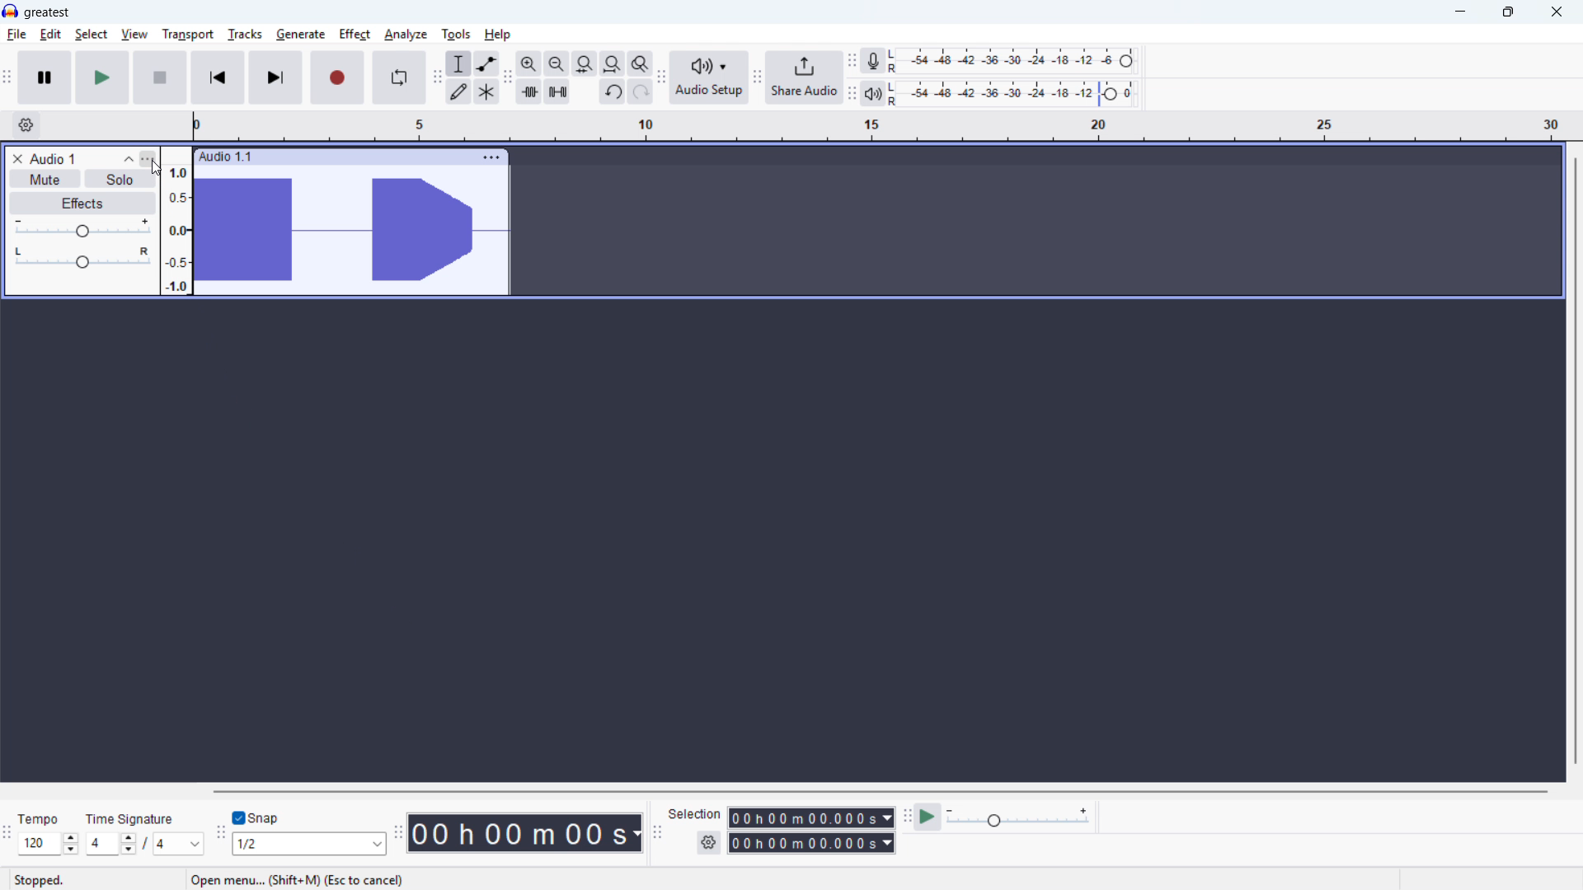  I want to click on trim audio outside selection, so click(528, 92).